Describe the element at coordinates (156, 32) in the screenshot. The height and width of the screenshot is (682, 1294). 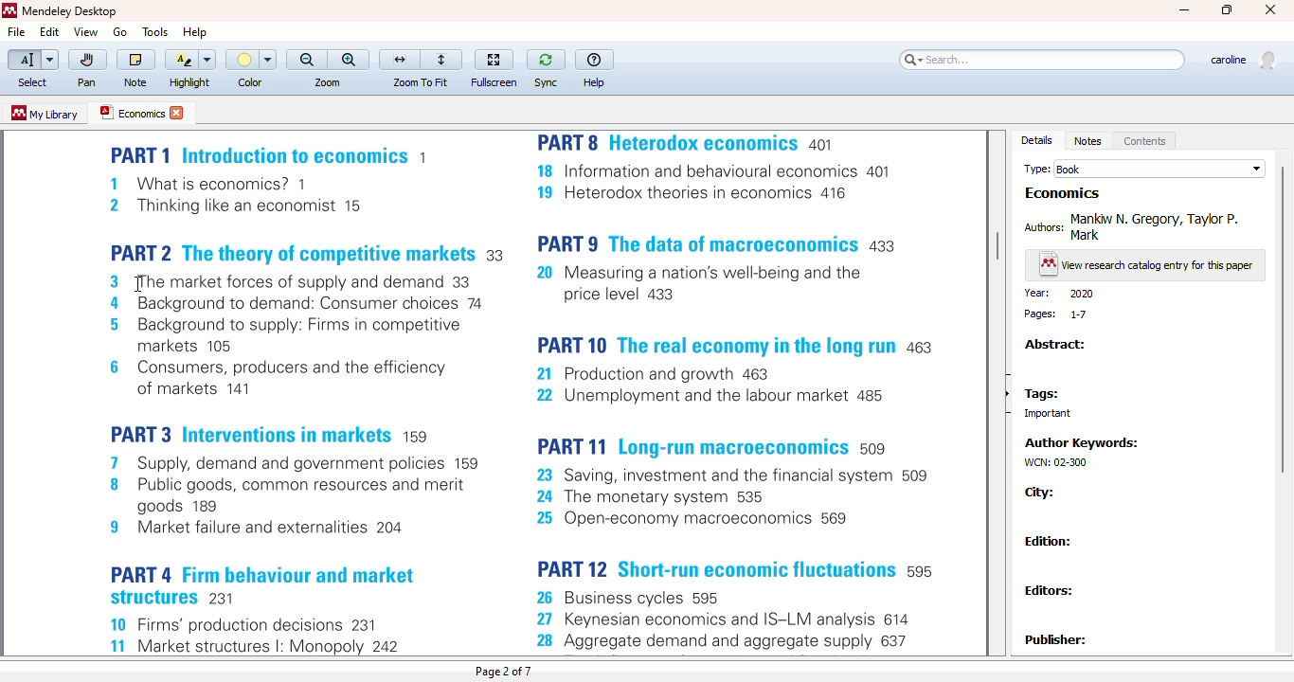
I see `tools` at that location.